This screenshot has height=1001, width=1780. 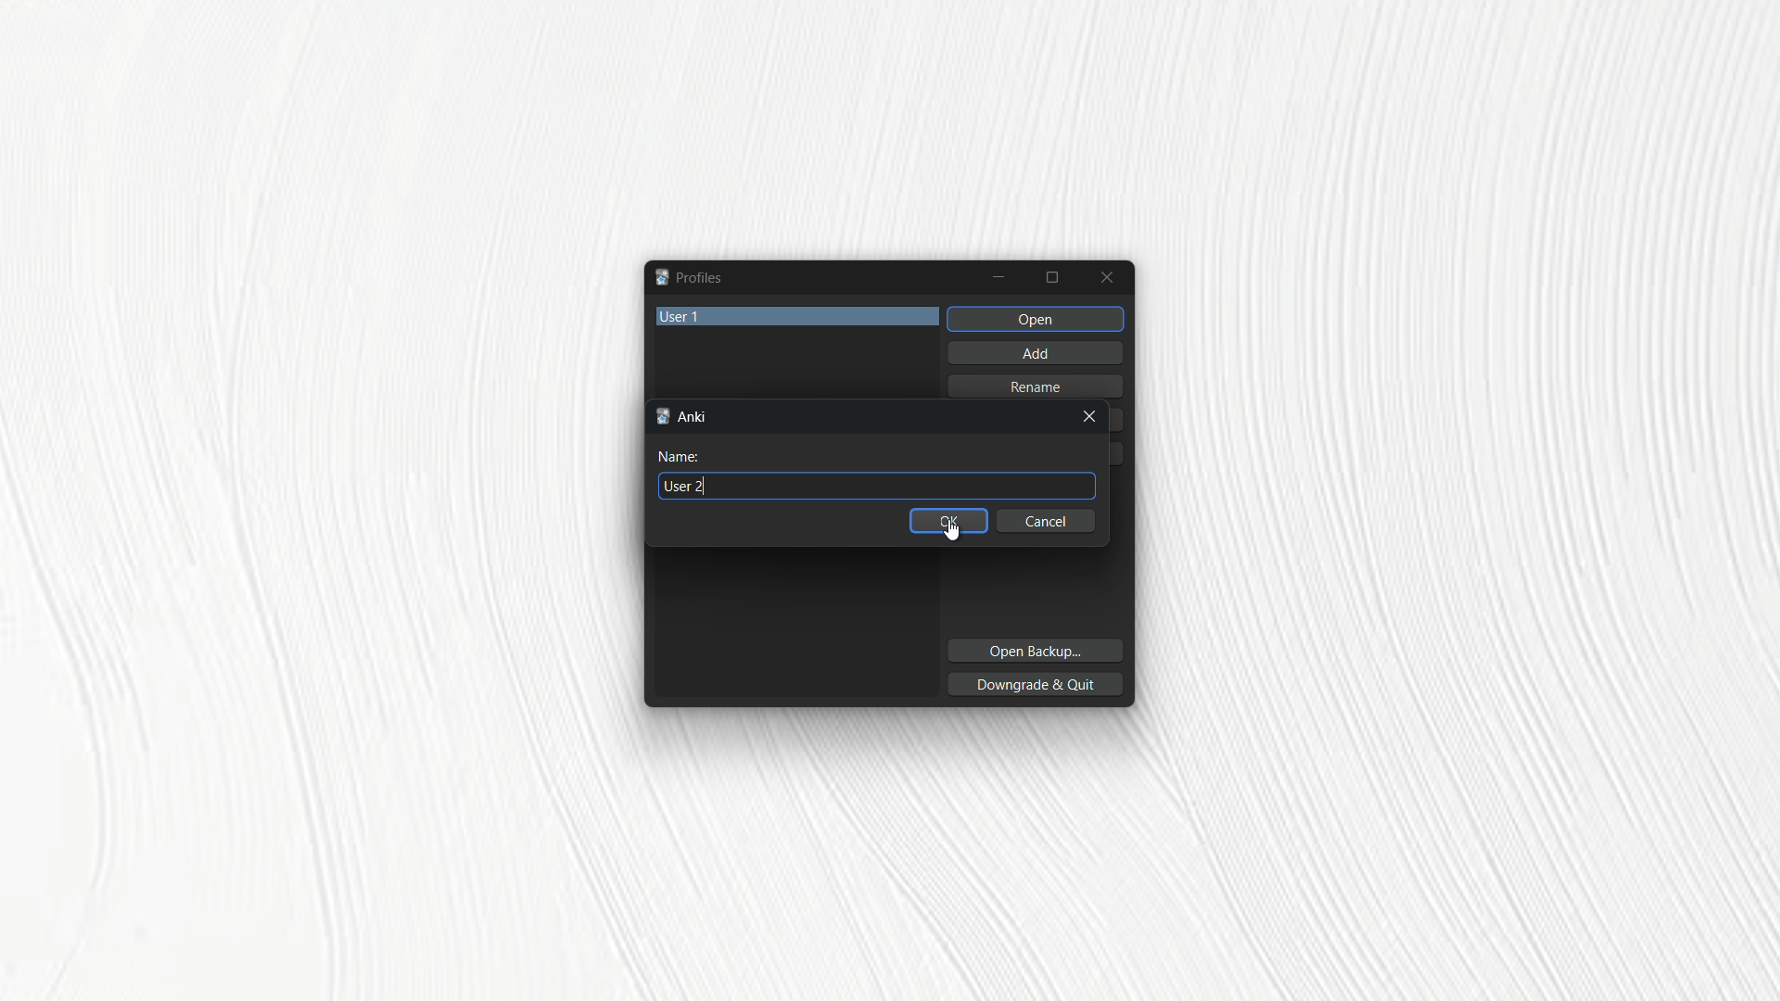 I want to click on App name, so click(x=685, y=416).